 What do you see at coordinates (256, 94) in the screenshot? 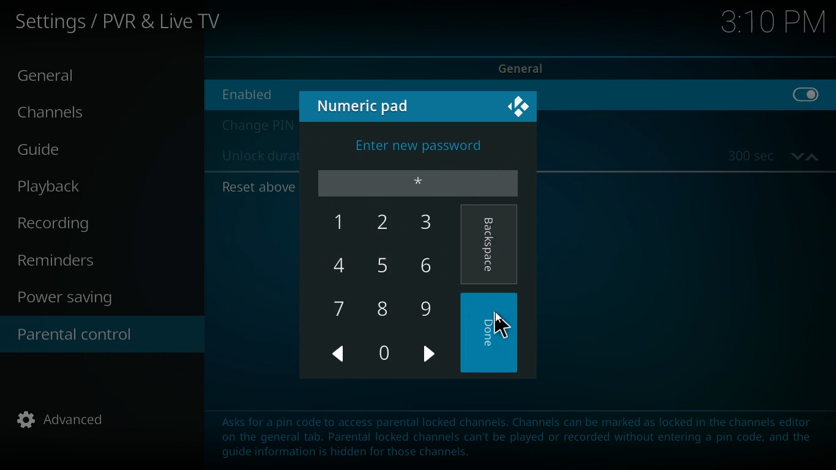
I see `enabled` at bounding box center [256, 94].